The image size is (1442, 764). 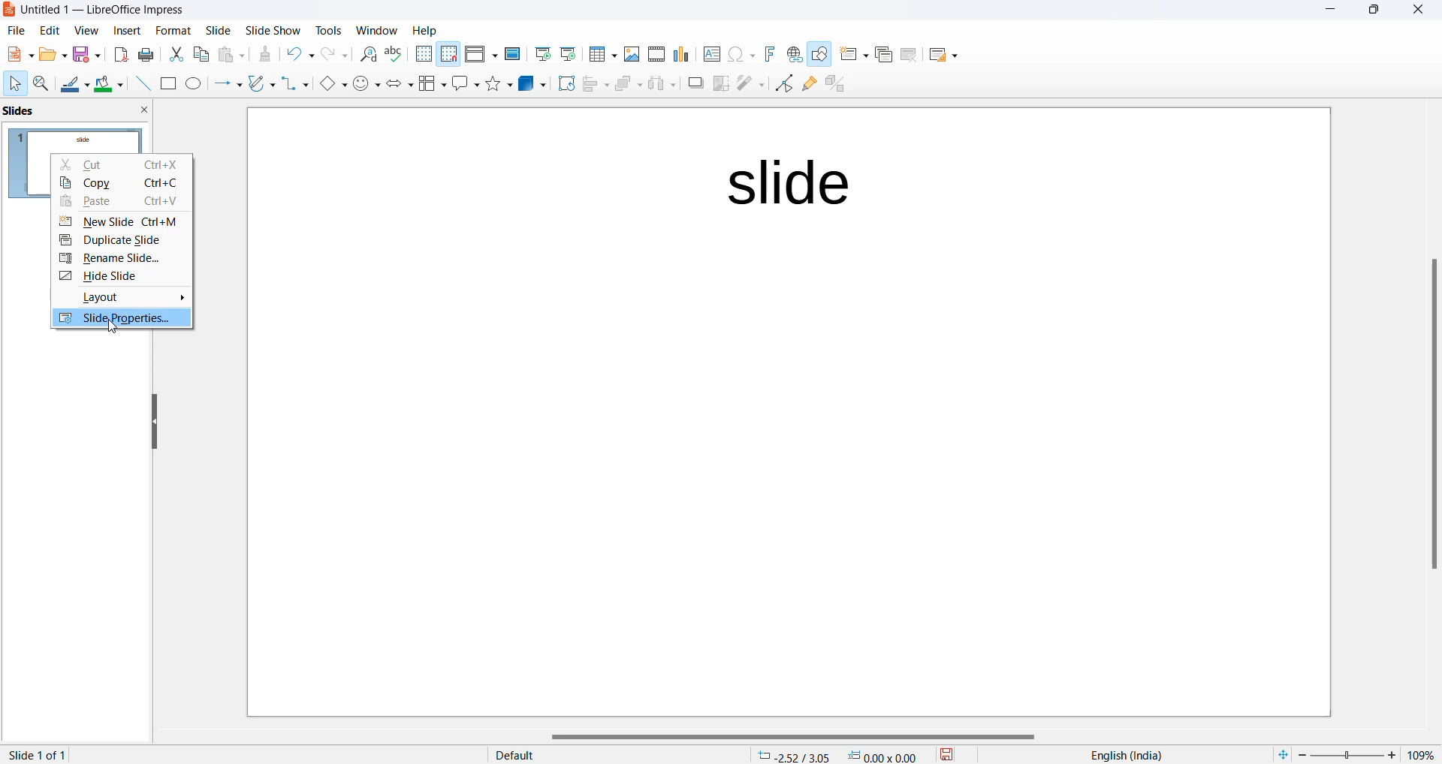 What do you see at coordinates (123, 300) in the screenshot?
I see `layout ` at bounding box center [123, 300].